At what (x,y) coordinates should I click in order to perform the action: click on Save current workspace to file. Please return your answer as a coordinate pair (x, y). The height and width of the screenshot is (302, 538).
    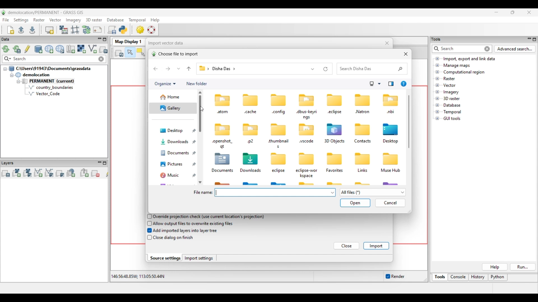
    Looking at the image, I should click on (32, 30).